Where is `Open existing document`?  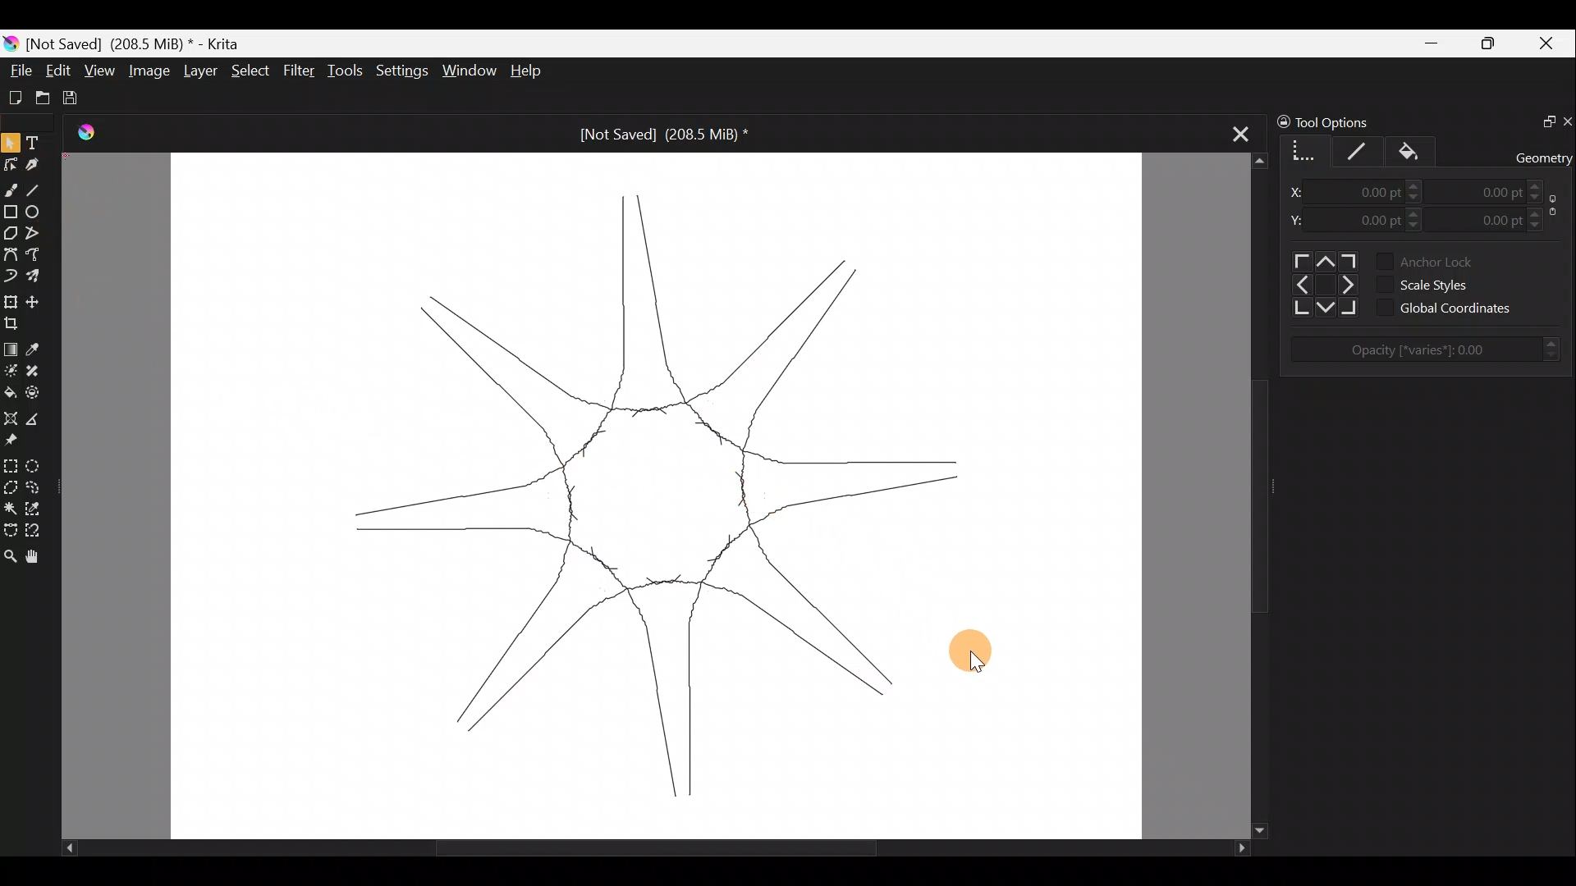 Open existing document is located at coordinates (44, 96).